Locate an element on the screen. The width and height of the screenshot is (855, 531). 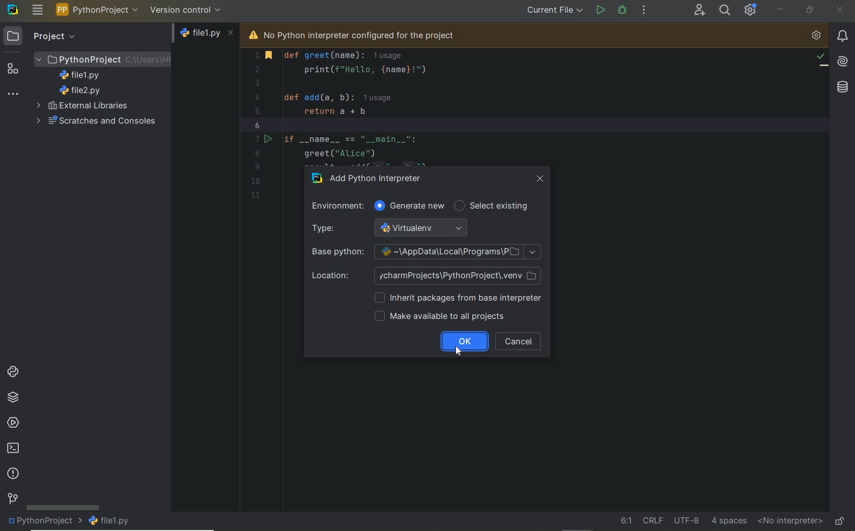
file name 2 is located at coordinates (80, 91).